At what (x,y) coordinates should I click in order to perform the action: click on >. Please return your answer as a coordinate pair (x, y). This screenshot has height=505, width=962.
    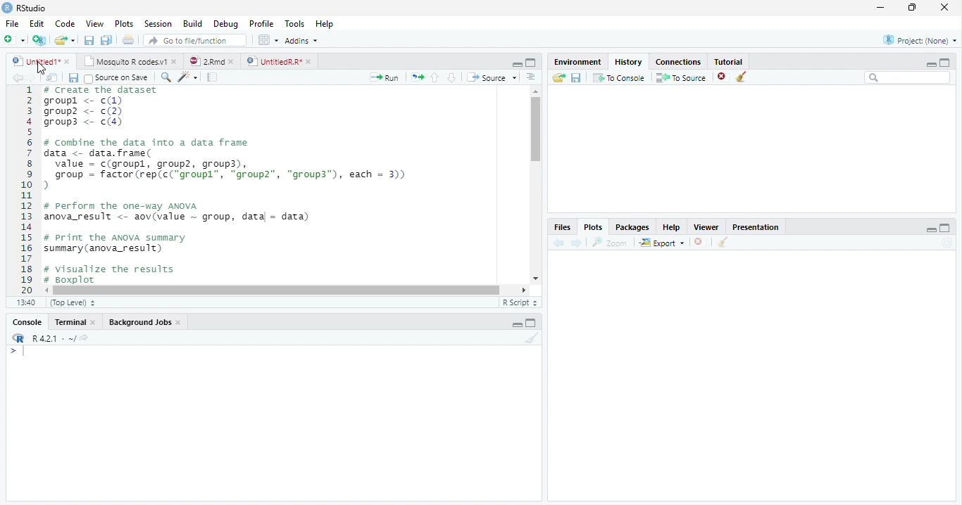
    Looking at the image, I should click on (10, 352).